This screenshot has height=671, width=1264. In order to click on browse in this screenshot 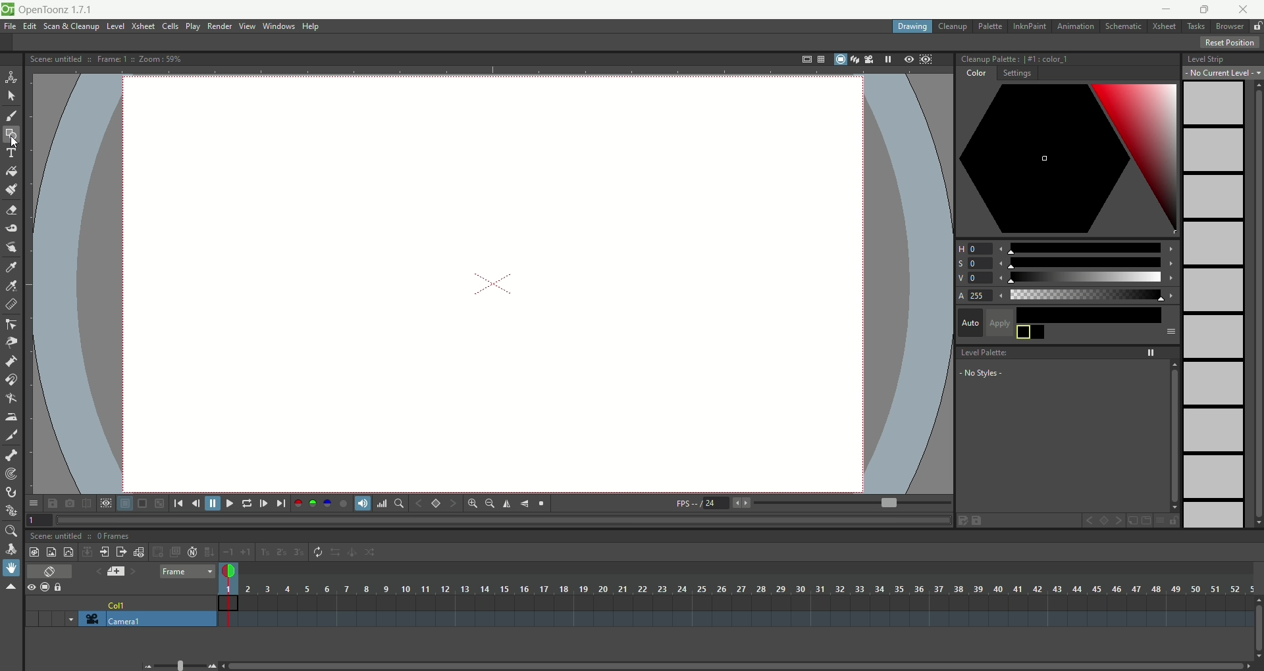, I will do `click(1230, 27)`.